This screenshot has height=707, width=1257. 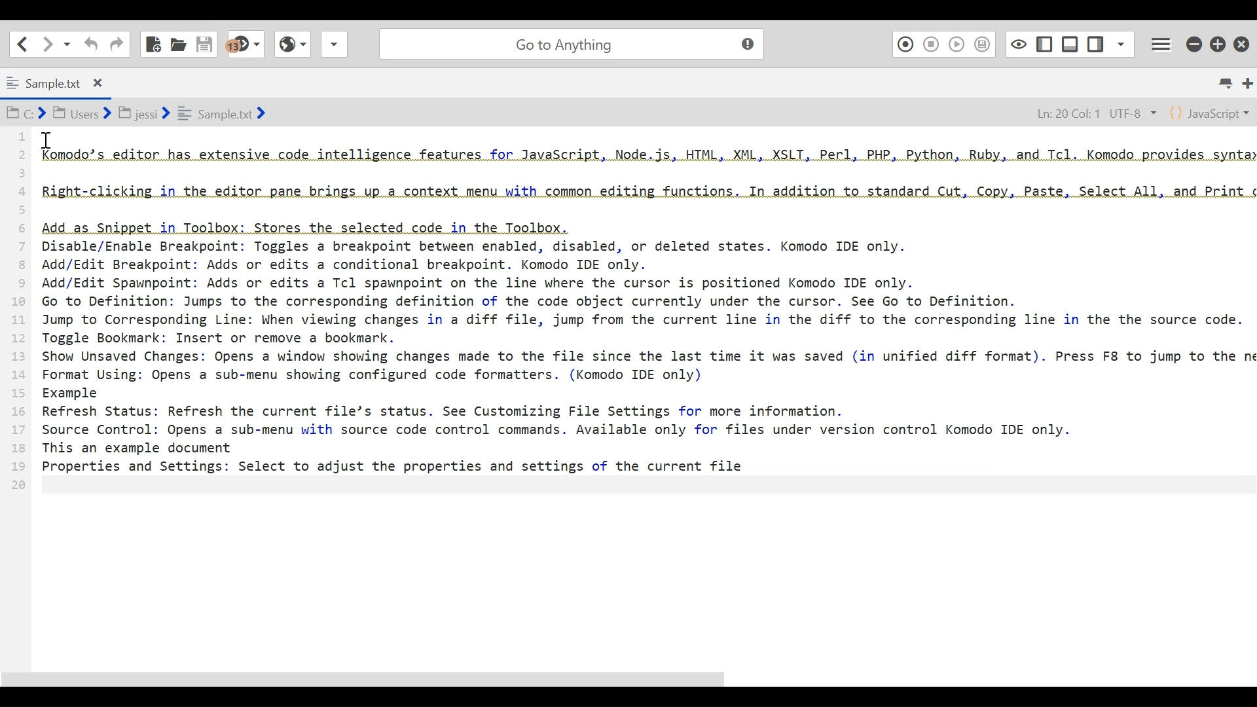 I want to click on Show/Hide Bottom Panel, so click(x=1070, y=42).